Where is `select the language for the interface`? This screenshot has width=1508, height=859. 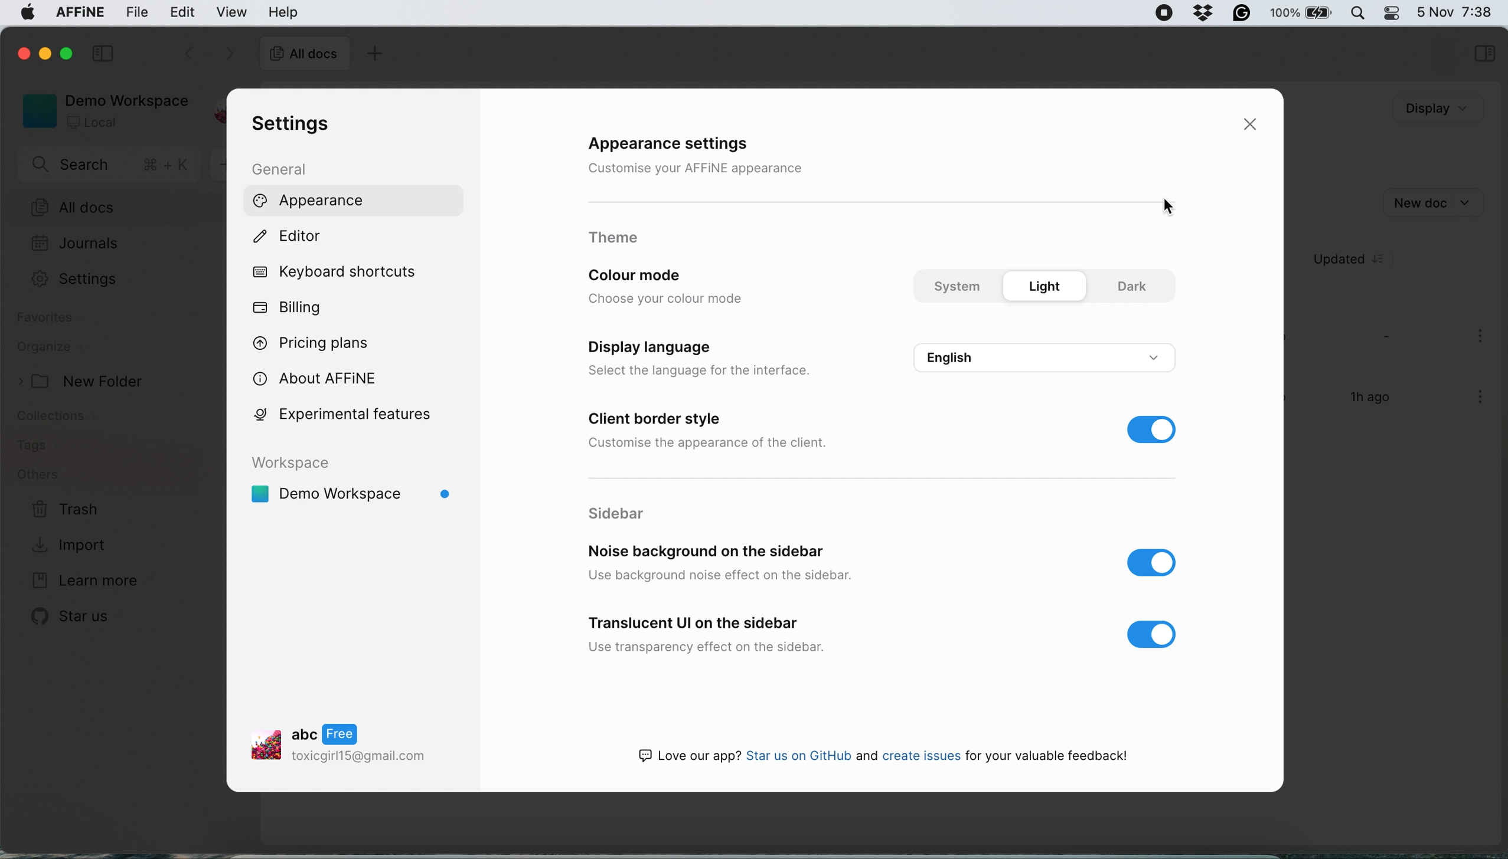
select the language for the interface is located at coordinates (708, 369).